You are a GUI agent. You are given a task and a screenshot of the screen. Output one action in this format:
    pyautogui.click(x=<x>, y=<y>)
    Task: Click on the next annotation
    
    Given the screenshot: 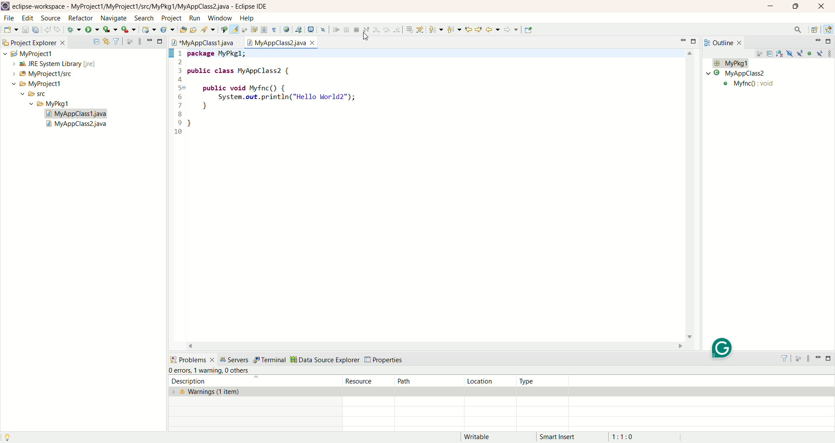 What is the action you would take?
    pyautogui.click(x=436, y=30)
    